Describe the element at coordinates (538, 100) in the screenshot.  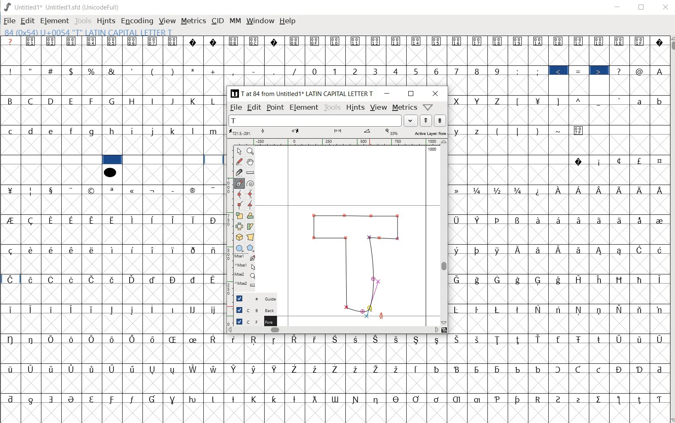
I see `Symbol` at that location.